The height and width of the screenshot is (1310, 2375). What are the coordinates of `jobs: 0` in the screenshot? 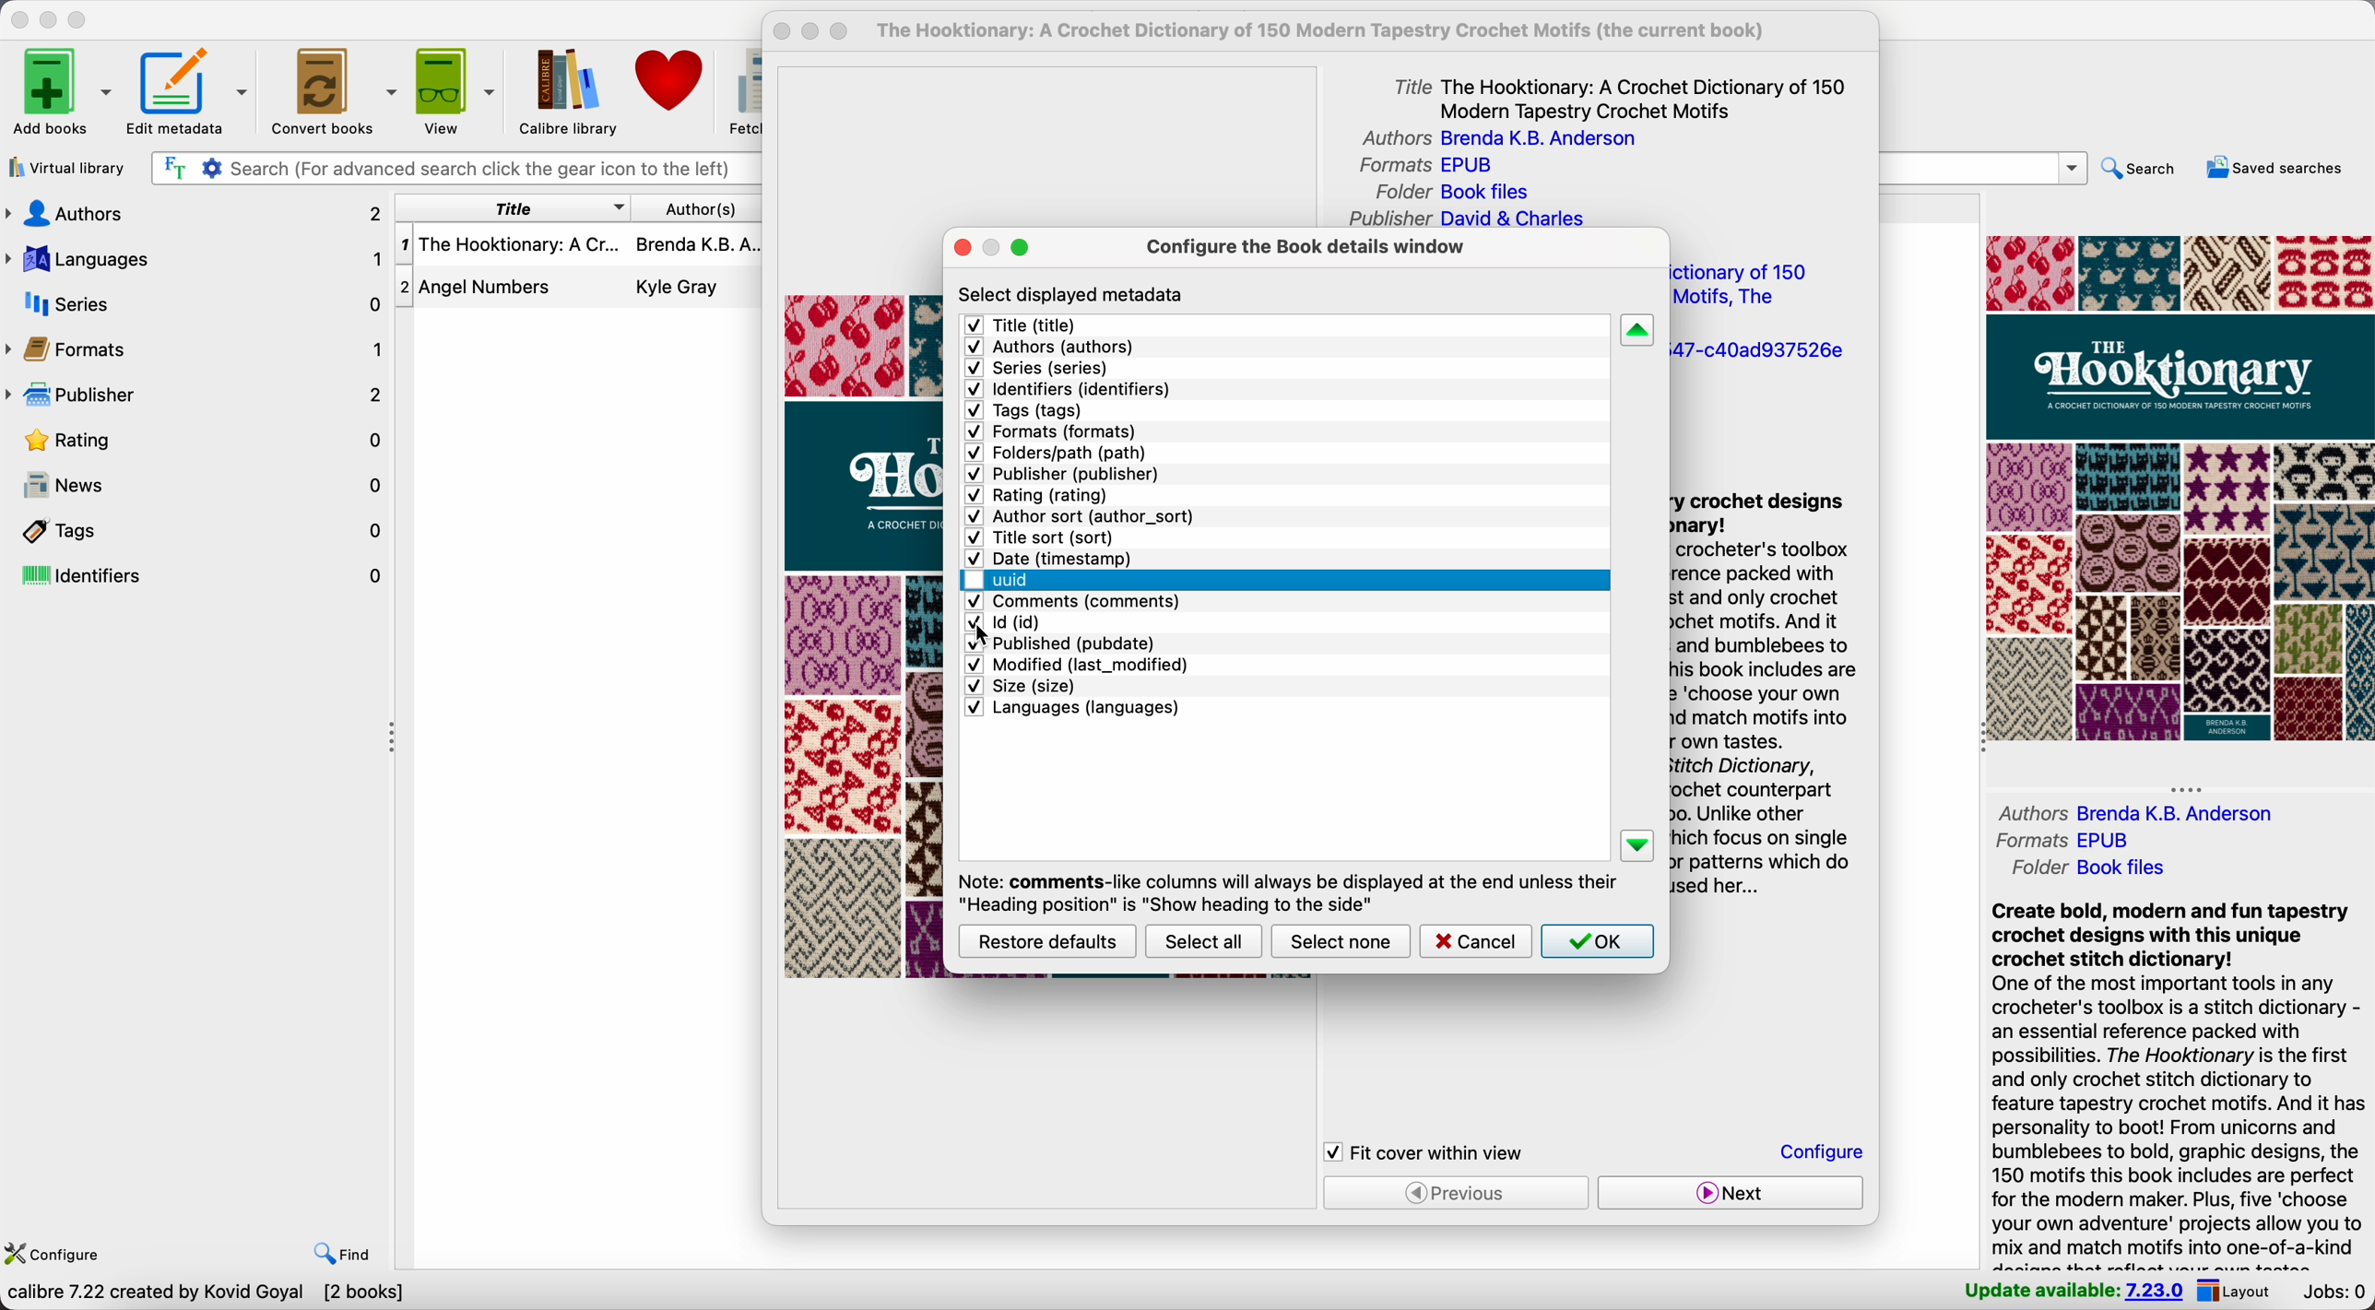 It's located at (2332, 1292).